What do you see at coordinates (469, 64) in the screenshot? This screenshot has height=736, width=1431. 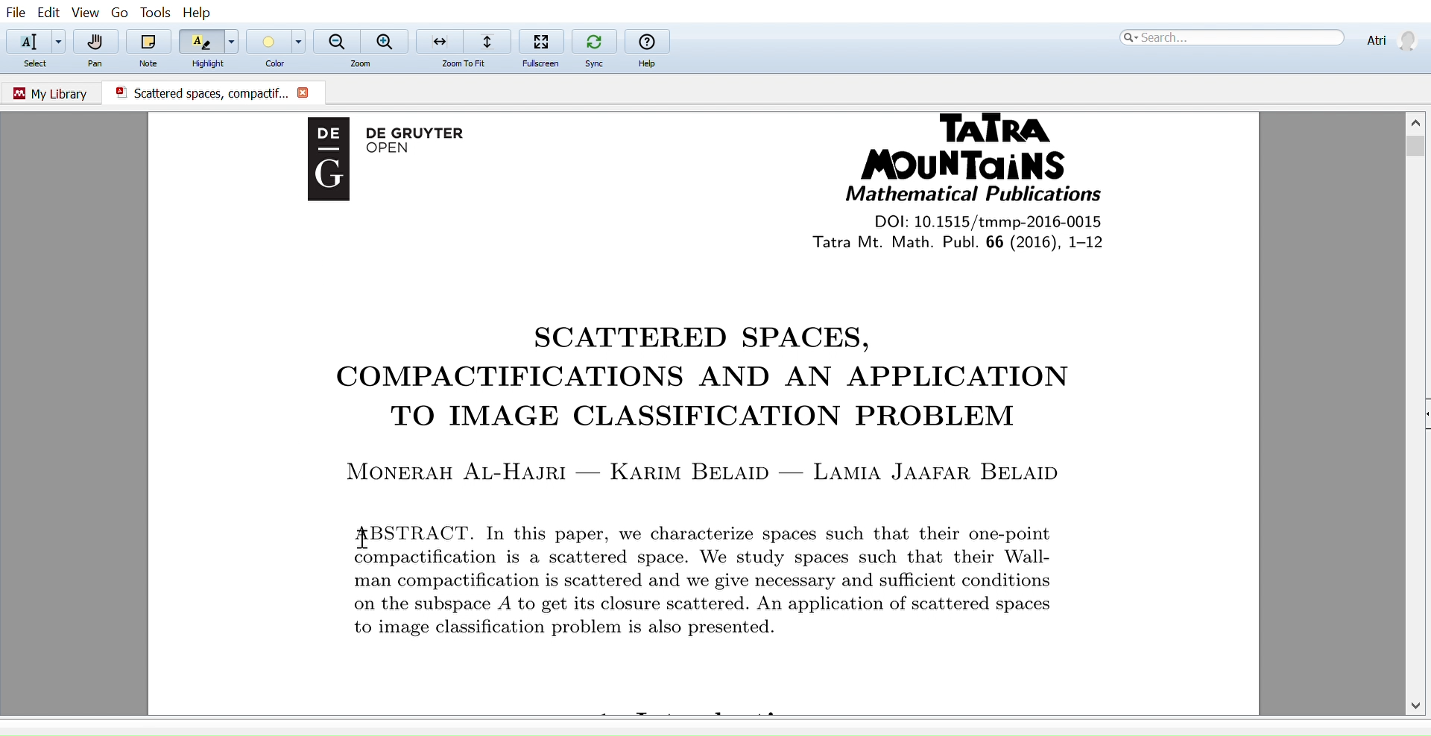 I see `zoom to fit` at bounding box center [469, 64].